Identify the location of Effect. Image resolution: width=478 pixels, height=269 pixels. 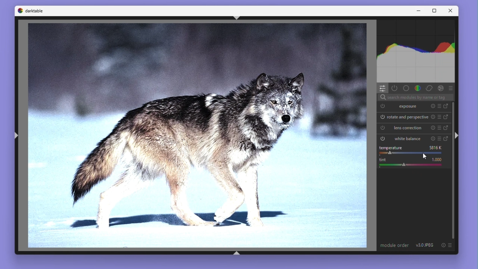
(441, 88).